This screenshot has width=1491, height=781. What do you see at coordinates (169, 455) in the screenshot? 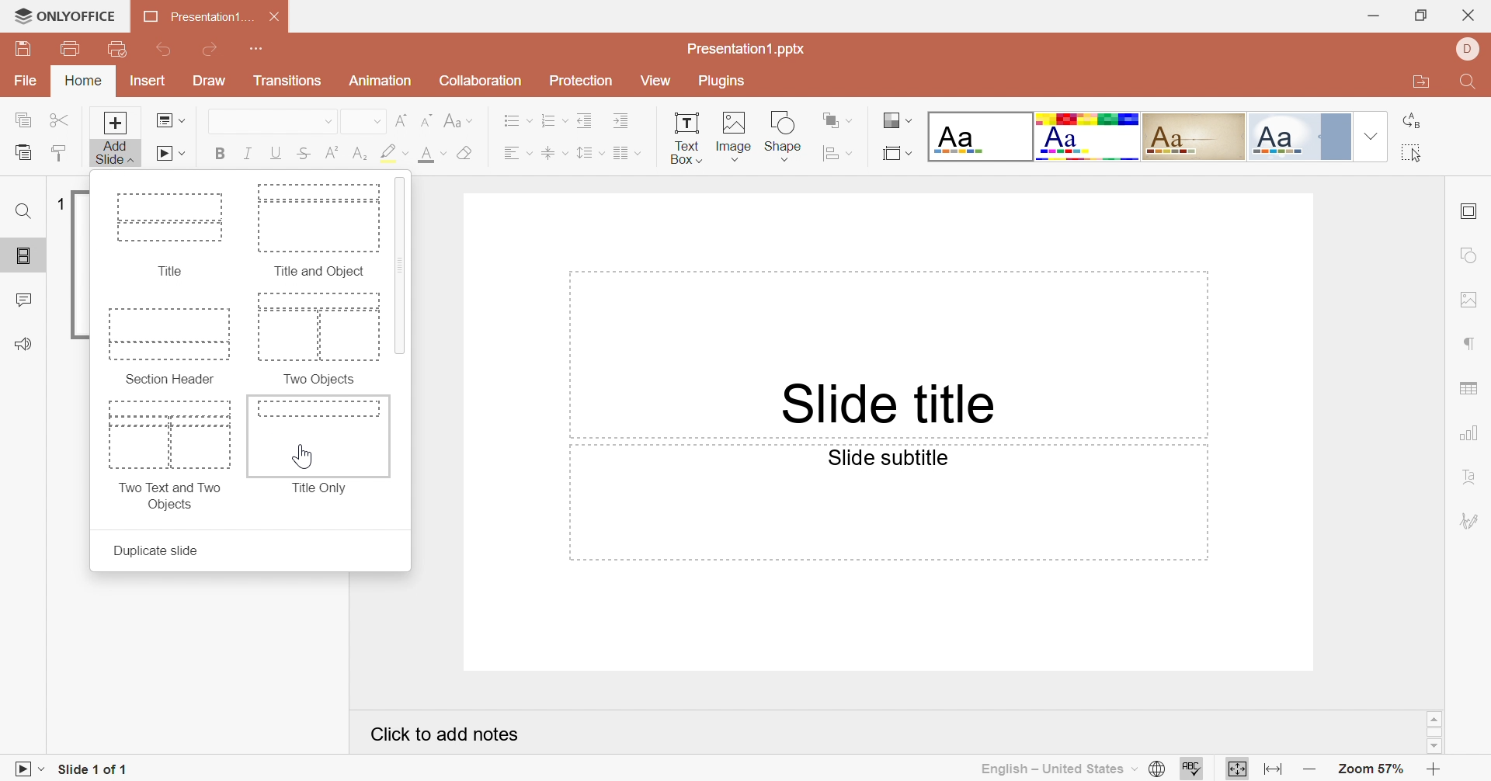
I see `Two Text and Two Objects` at bounding box center [169, 455].